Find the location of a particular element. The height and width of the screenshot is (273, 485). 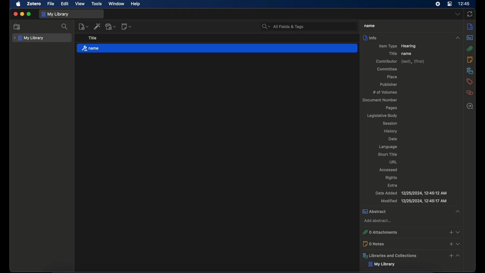

date is located at coordinates (393, 139).